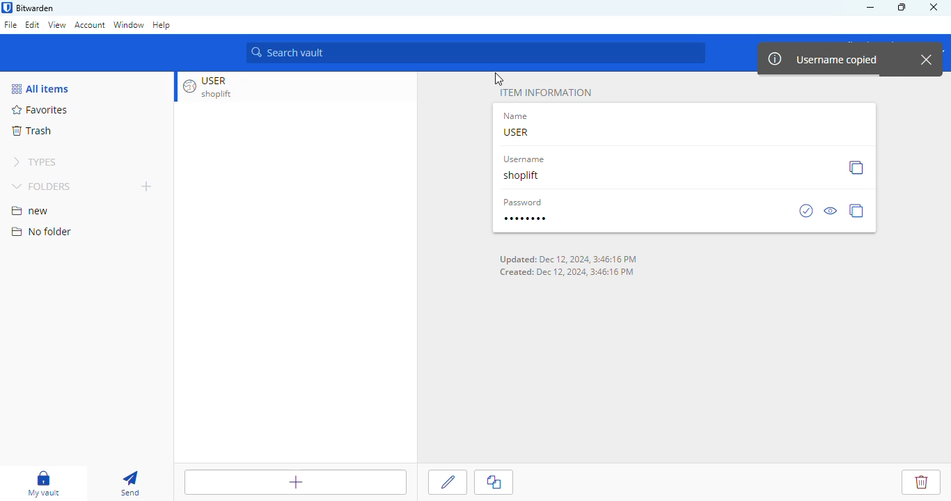 The height and width of the screenshot is (501, 951). I want to click on add folder, so click(147, 186).